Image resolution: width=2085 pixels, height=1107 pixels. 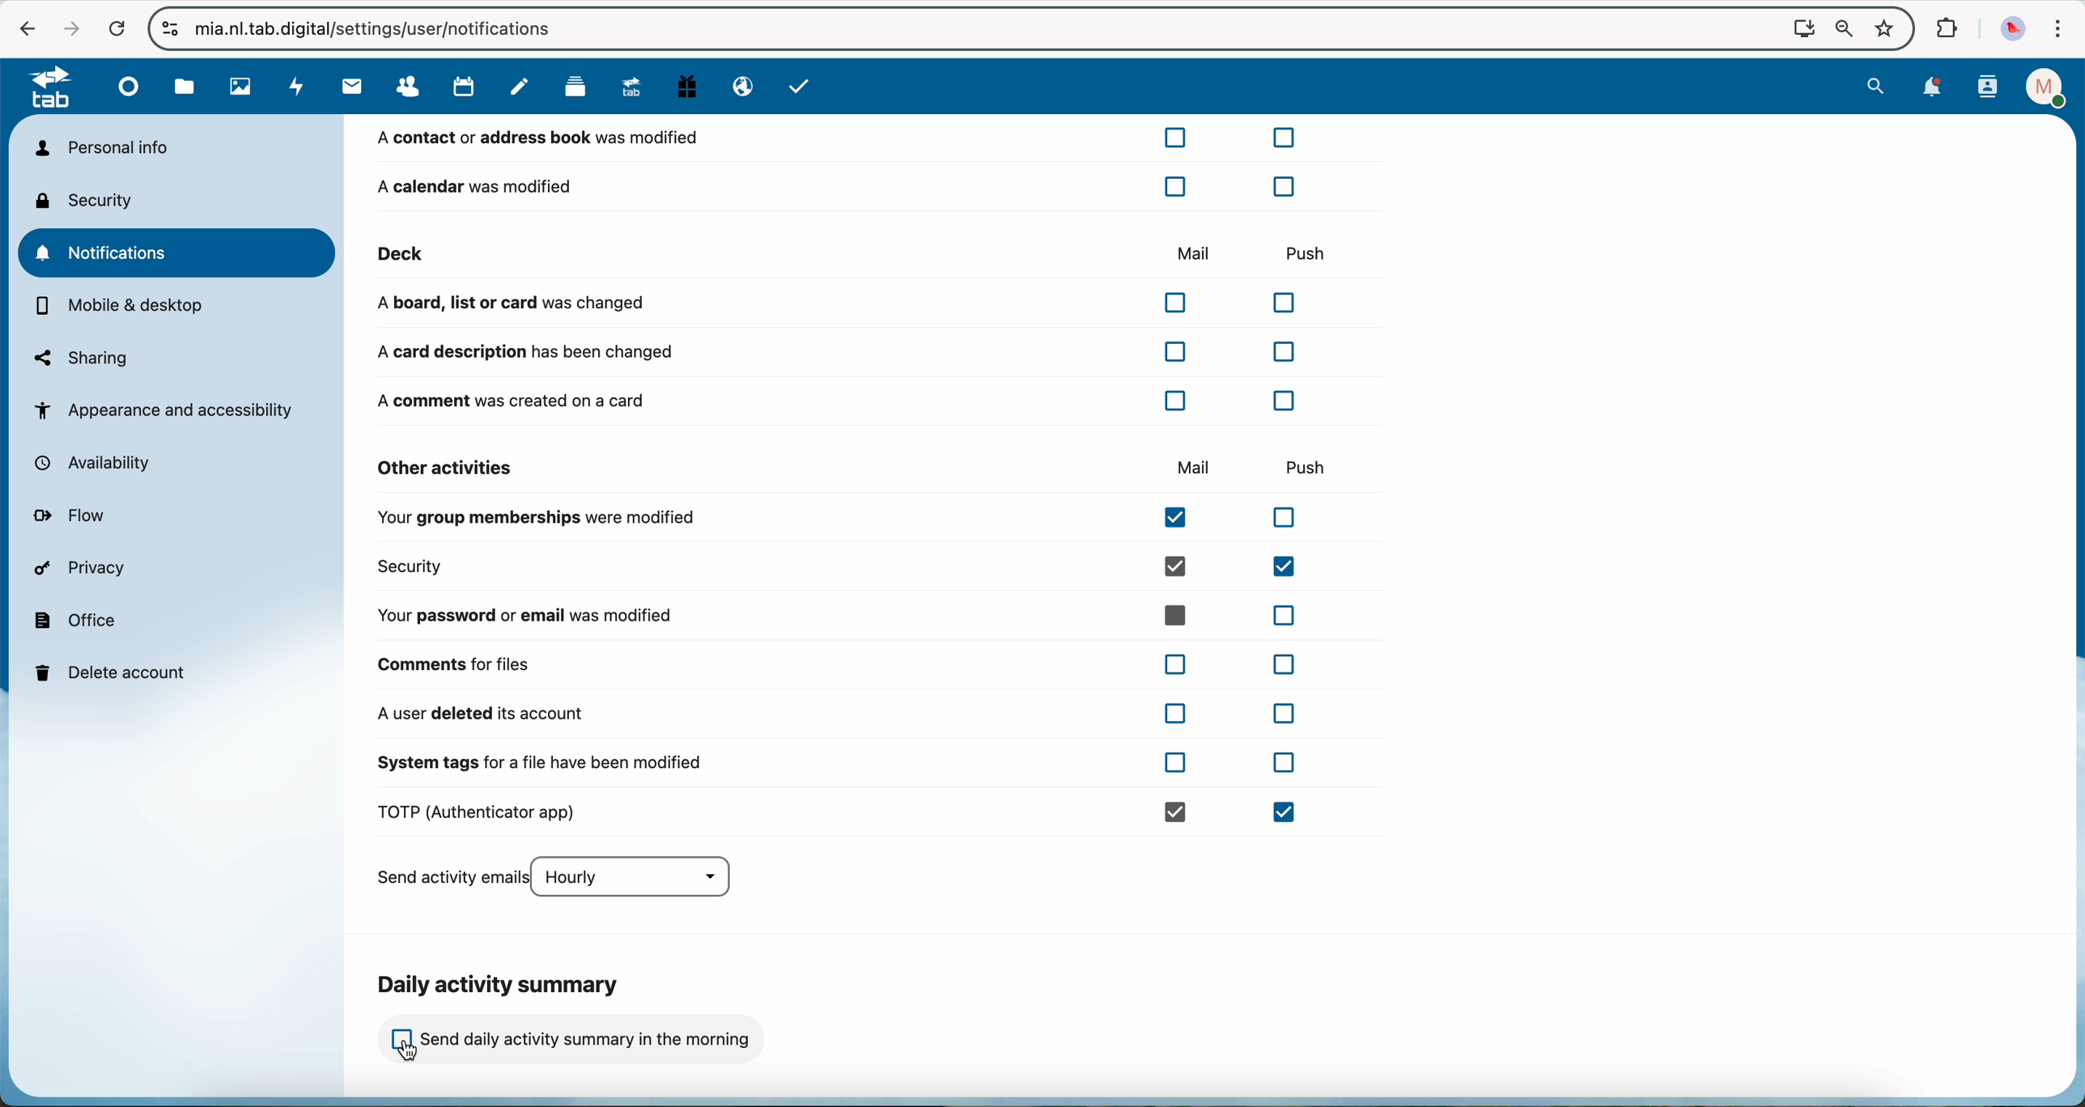 What do you see at coordinates (465, 87) in the screenshot?
I see `calendar` at bounding box center [465, 87].